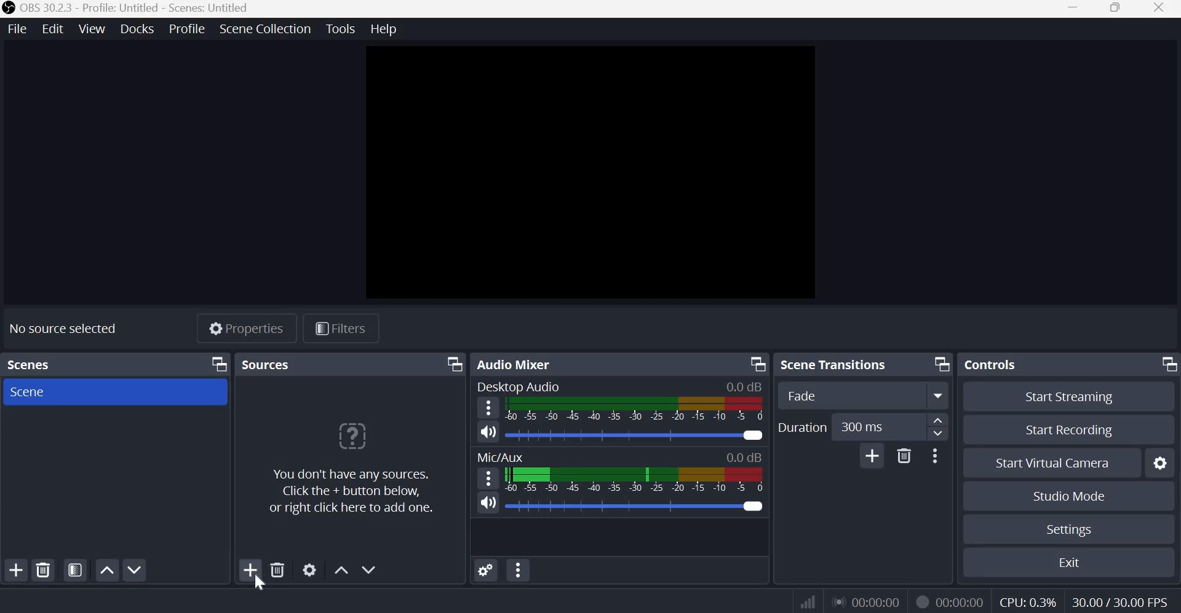 This screenshot has width=1181, height=613. I want to click on Scene transitions, so click(837, 364).